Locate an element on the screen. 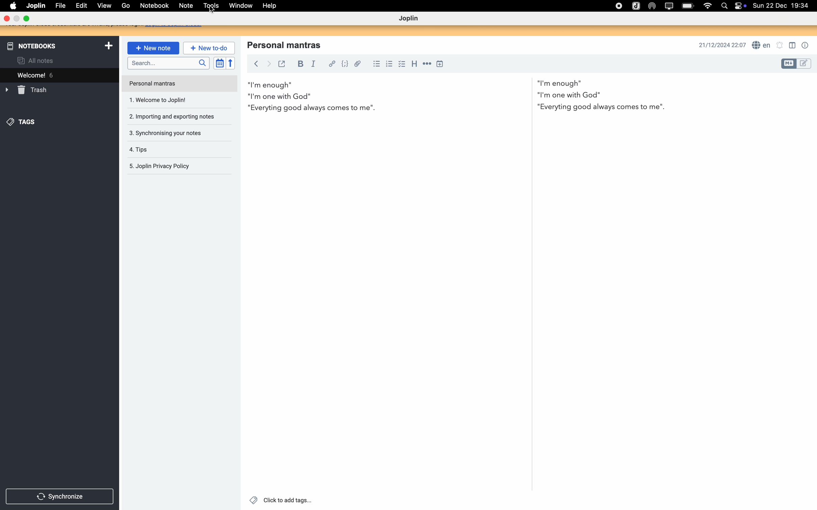 The width and height of the screenshot is (817, 510). checkbox is located at coordinates (401, 64).